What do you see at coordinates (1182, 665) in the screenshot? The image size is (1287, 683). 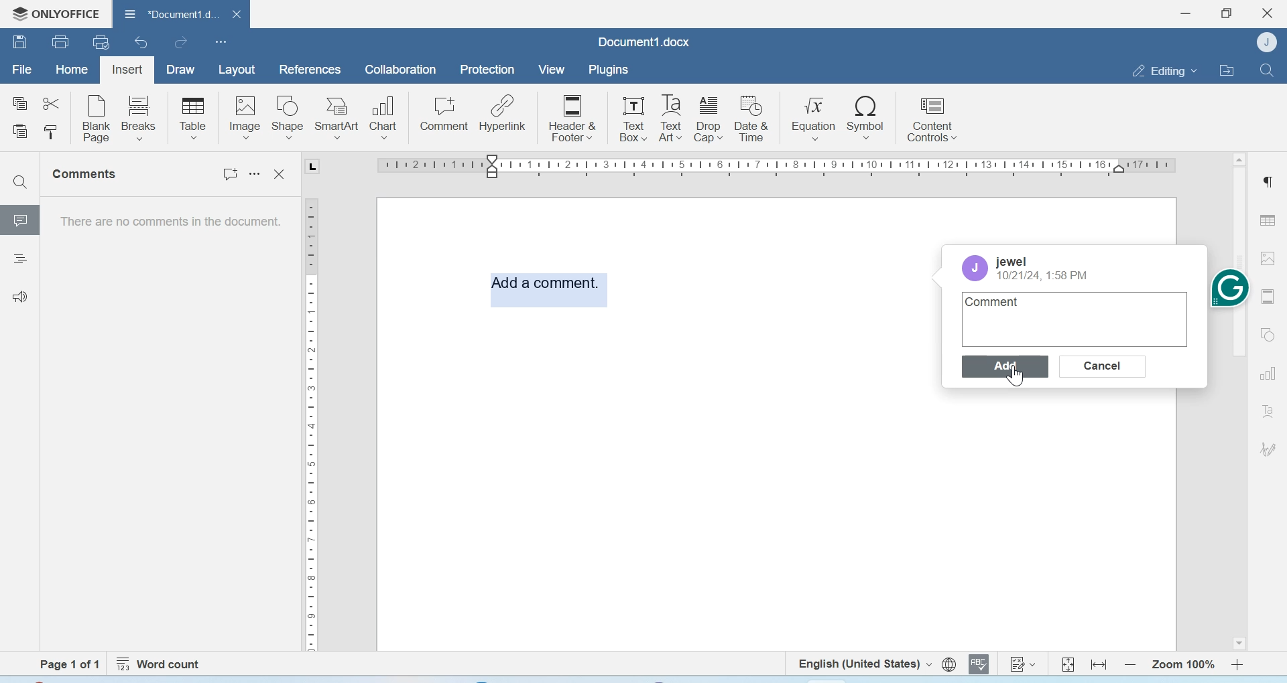 I see `Zoom` at bounding box center [1182, 665].